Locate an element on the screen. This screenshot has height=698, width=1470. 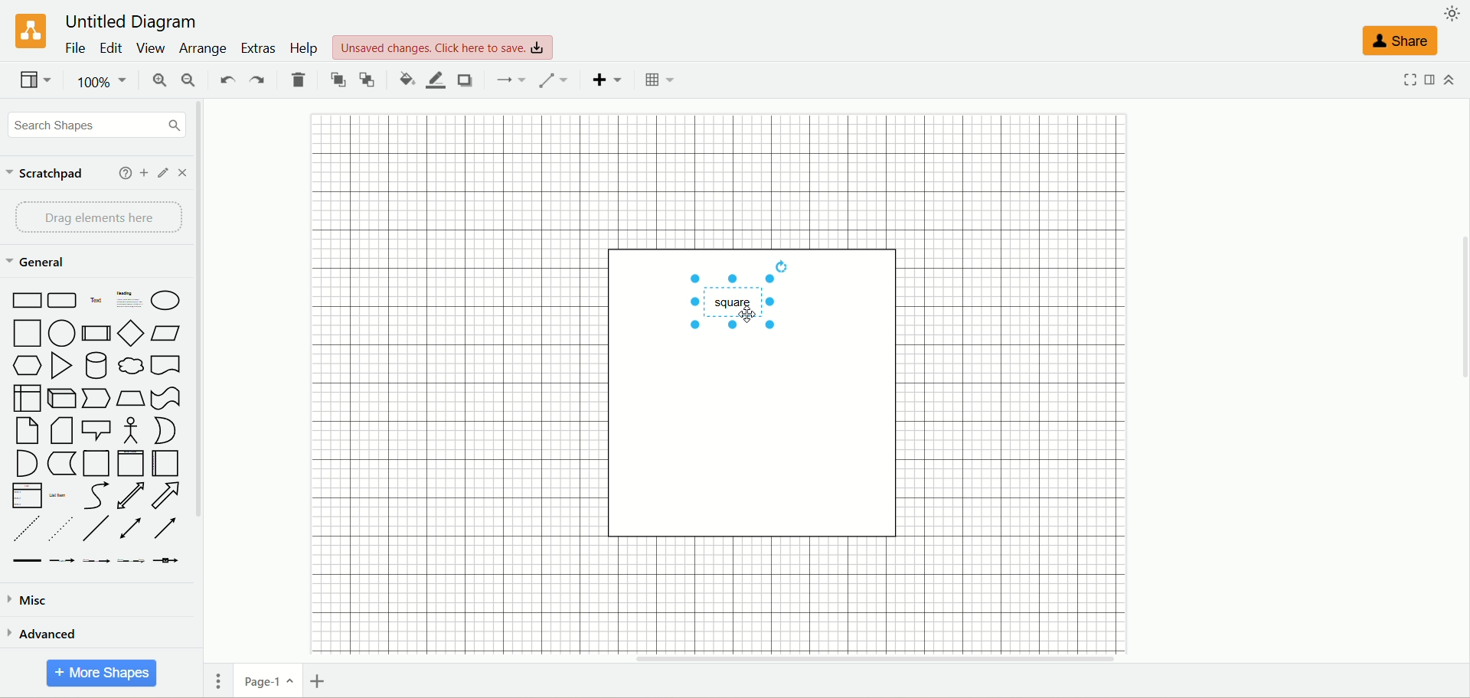
connection is located at coordinates (514, 82).